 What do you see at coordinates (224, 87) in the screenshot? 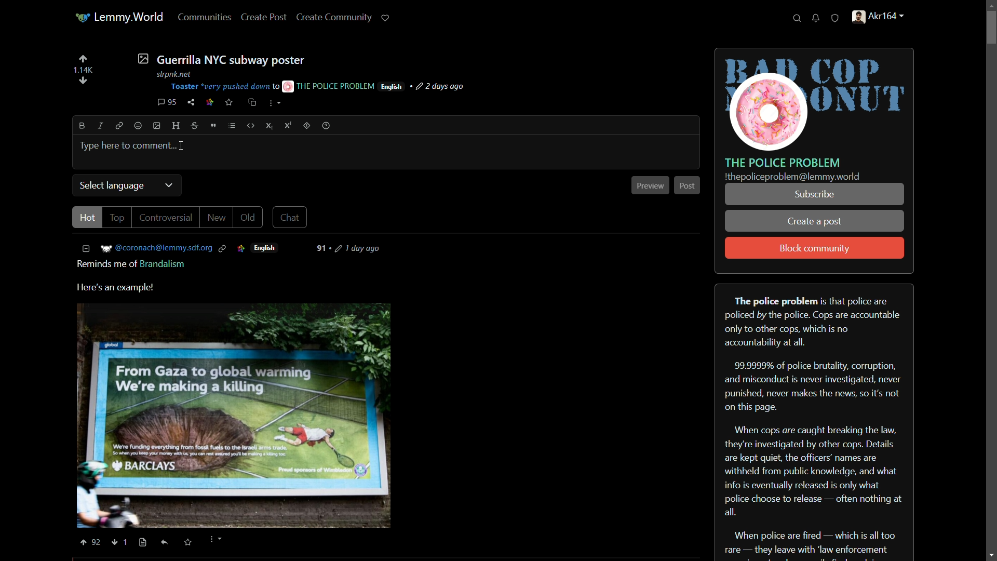
I see `Toaster "very pushed down t0` at bounding box center [224, 87].